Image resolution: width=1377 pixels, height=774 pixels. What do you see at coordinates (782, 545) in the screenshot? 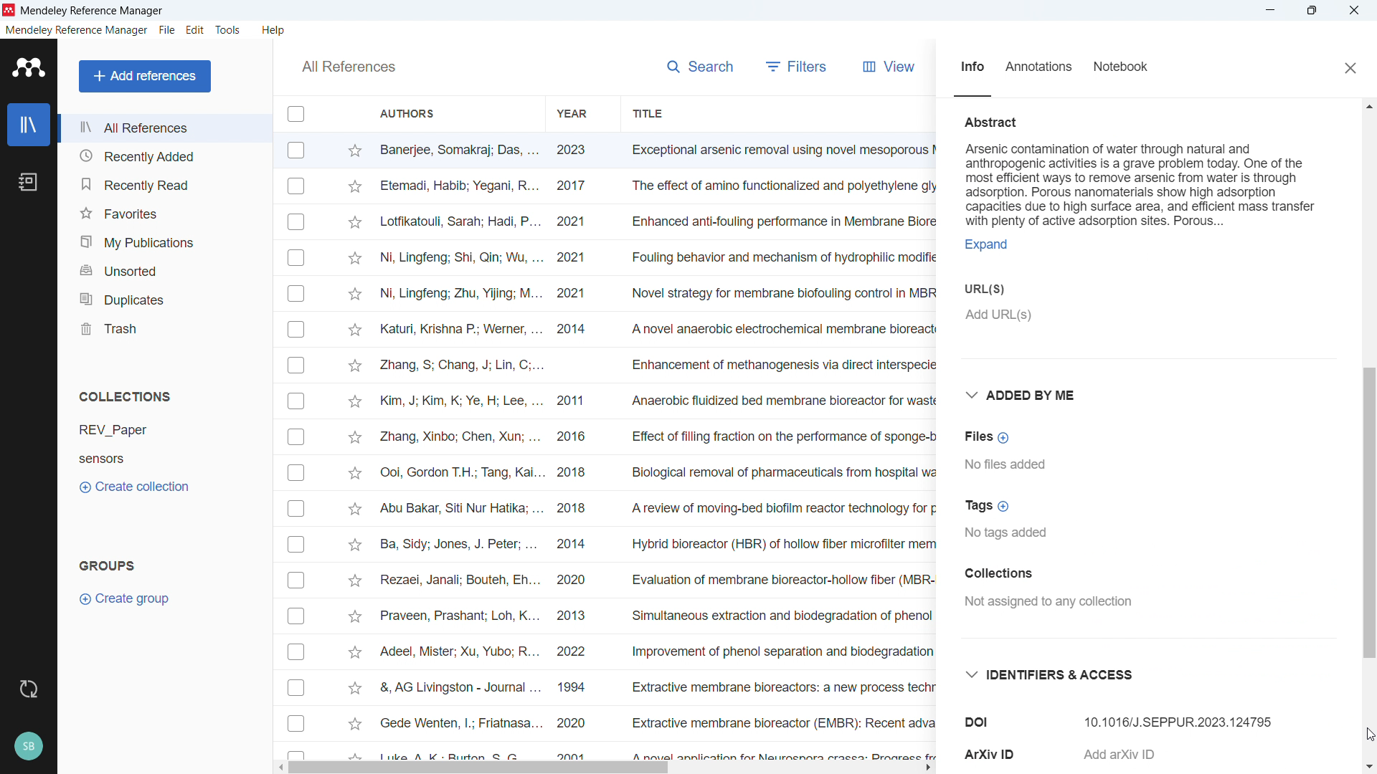
I see `hybrid bioreactor of hollow fiber microfilter membrane and cross linked` at bounding box center [782, 545].